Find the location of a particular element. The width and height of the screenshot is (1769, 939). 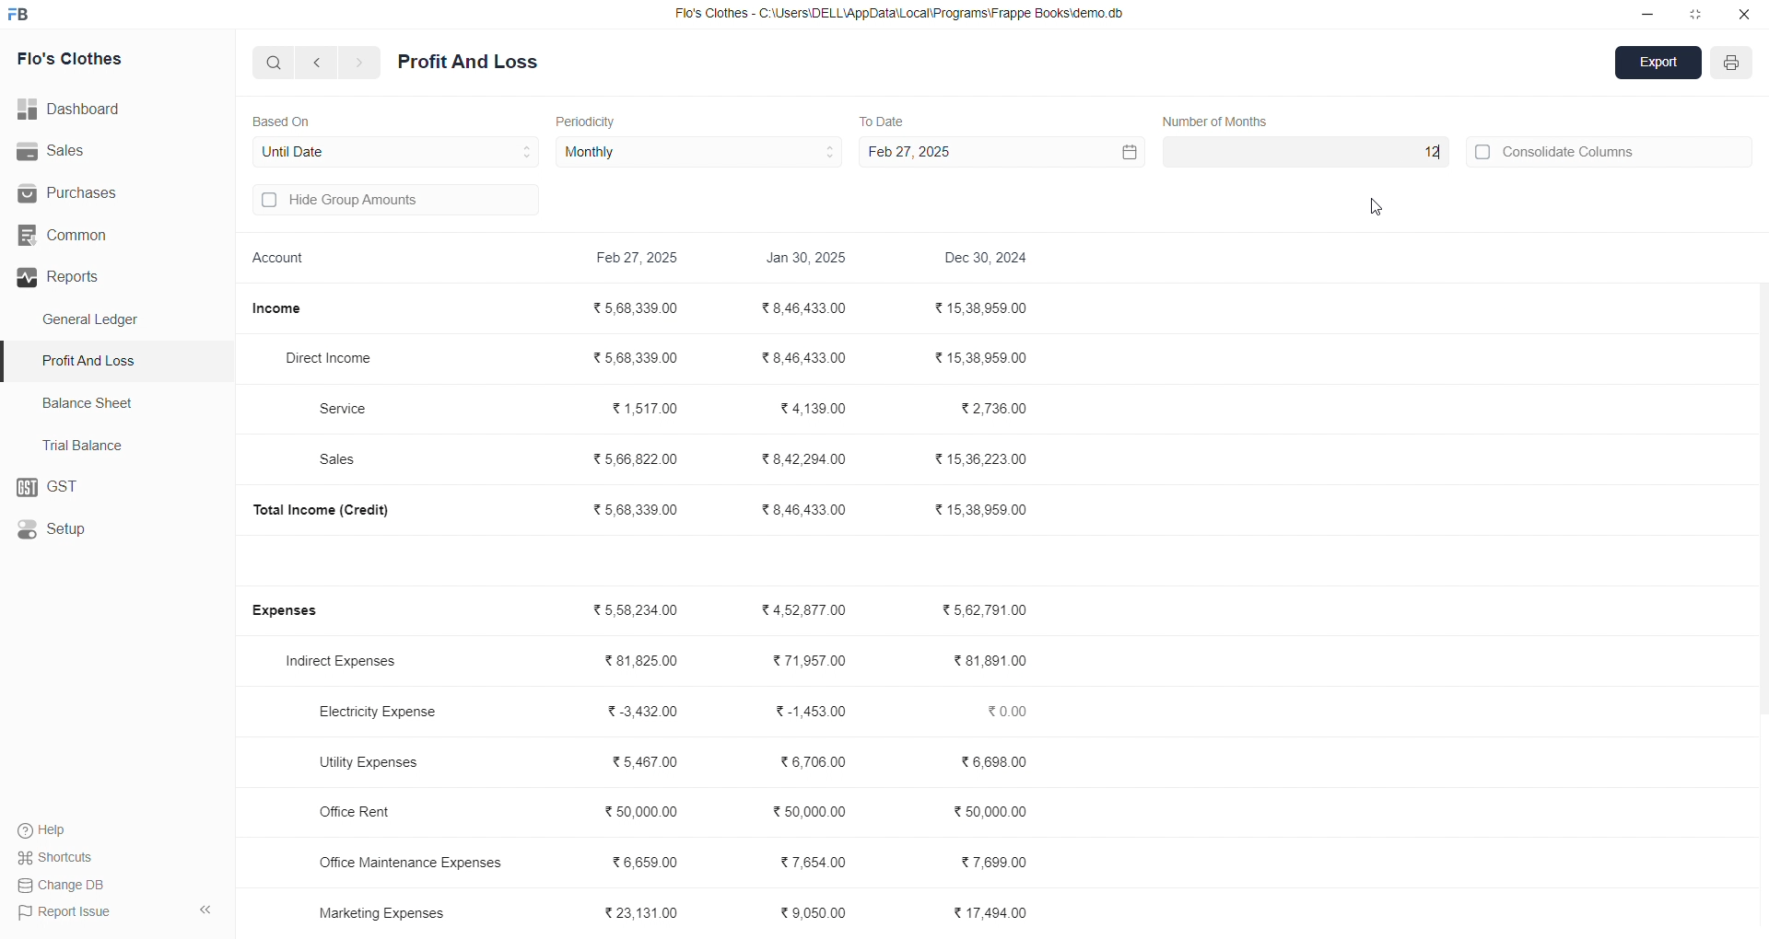

Change DB is located at coordinates (65, 885).